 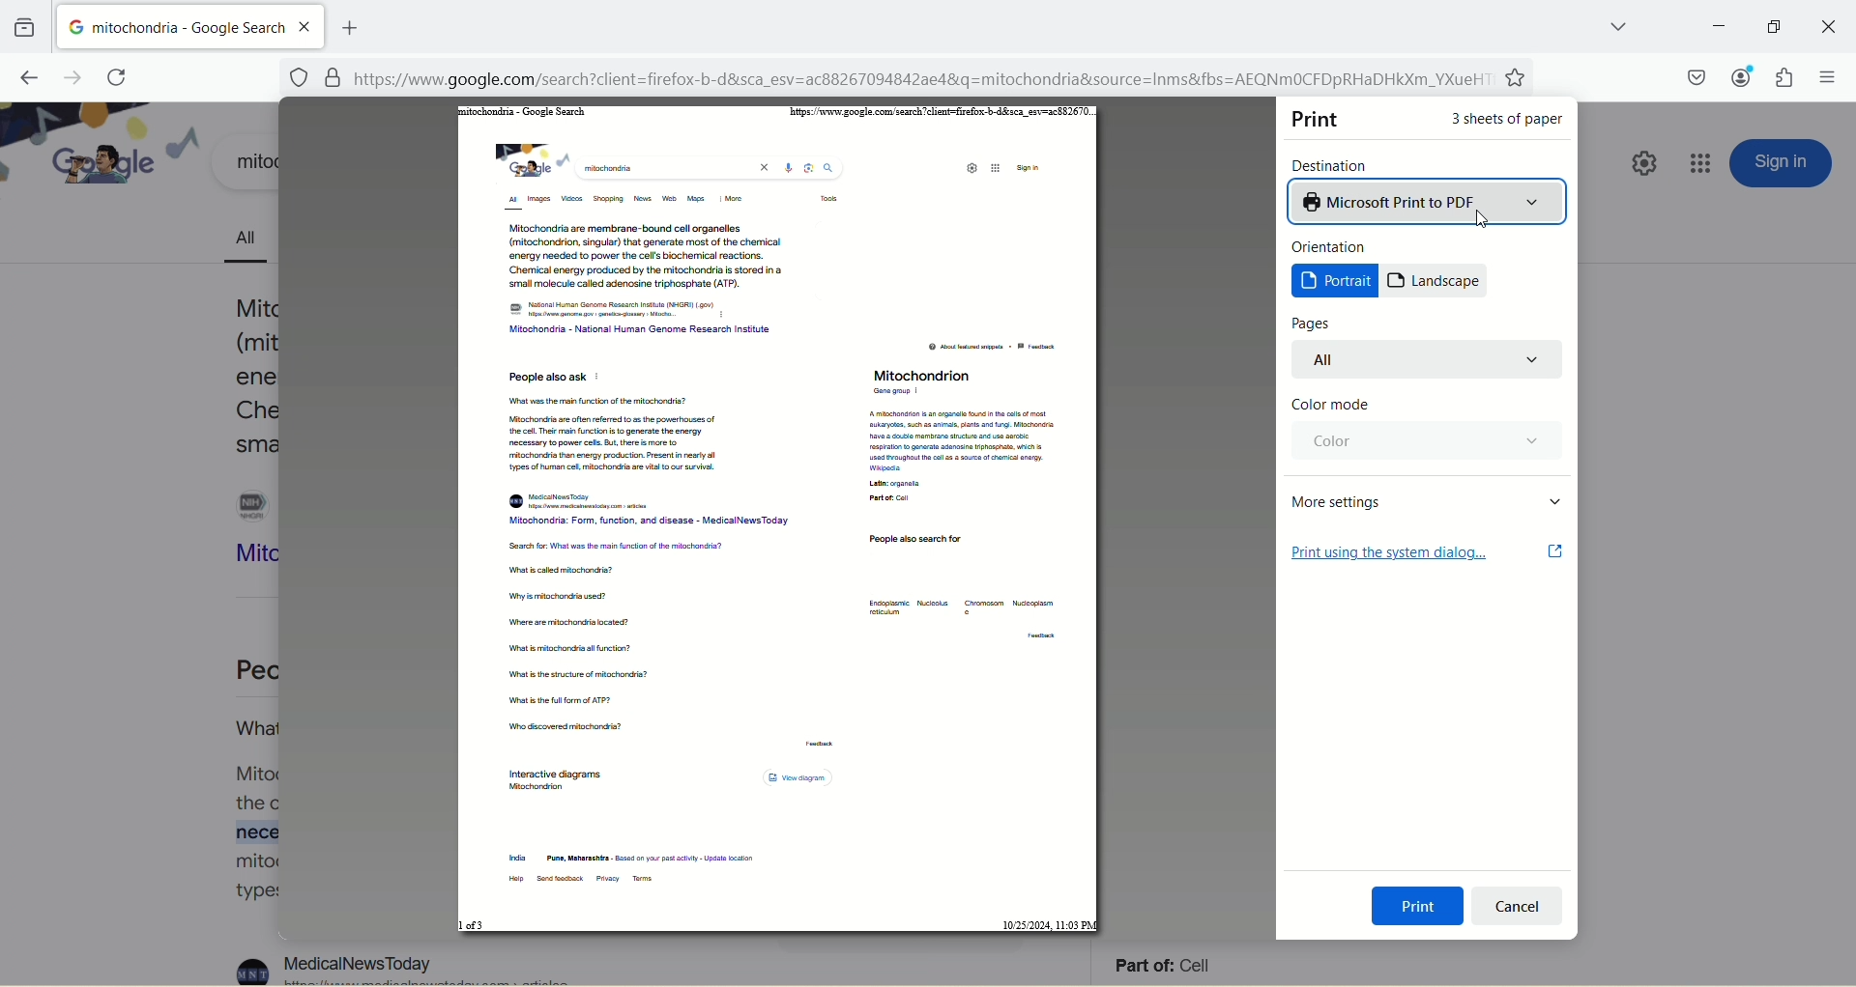 I want to click on print using the system dialog, so click(x=1428, y=552).